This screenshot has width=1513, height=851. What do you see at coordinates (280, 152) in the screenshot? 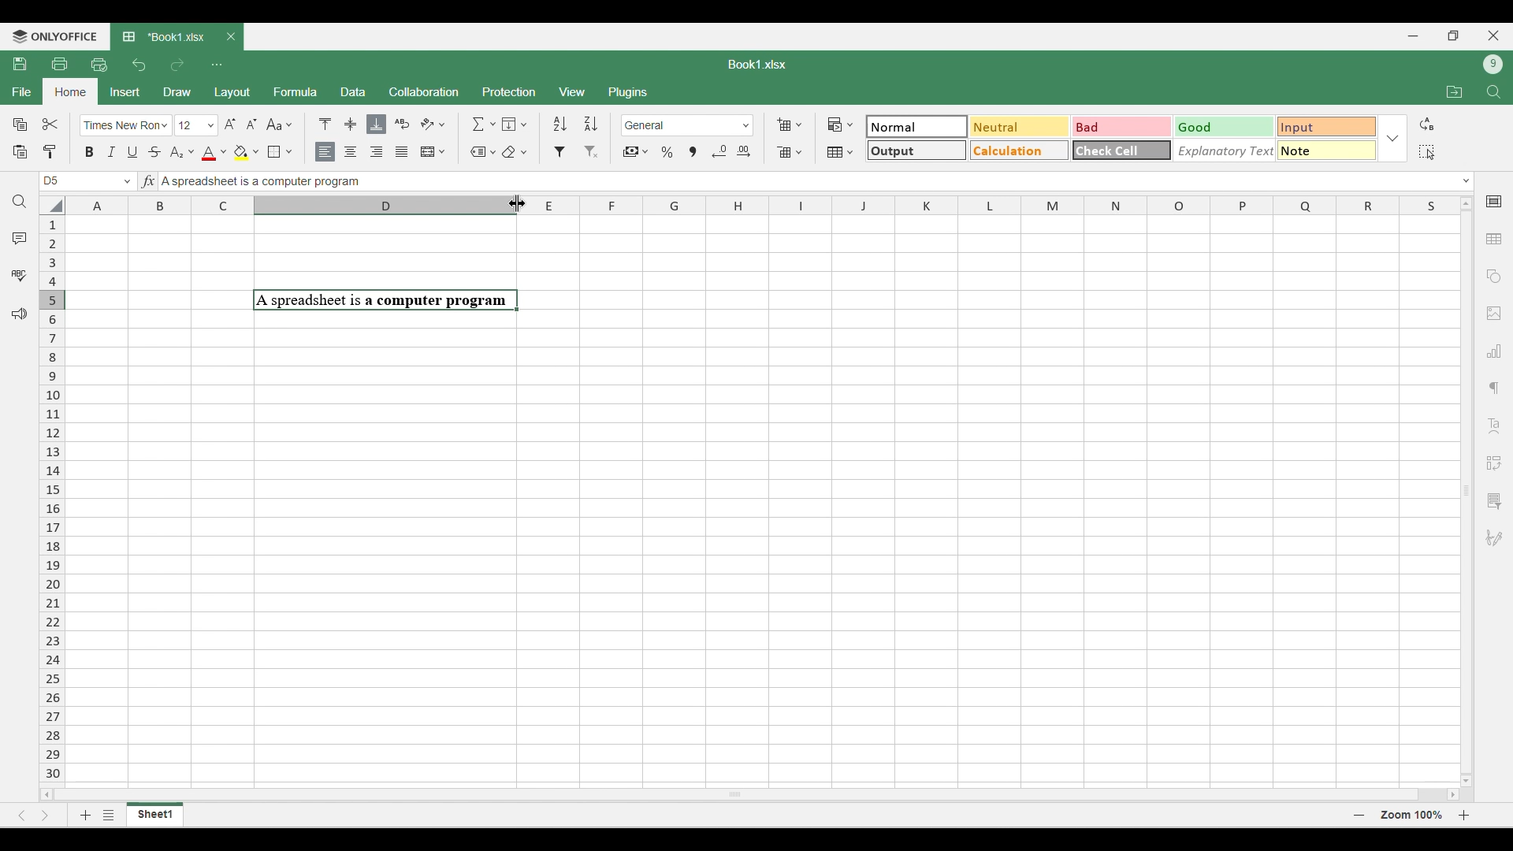
I see `Borders` at bounding box center [280, 152].